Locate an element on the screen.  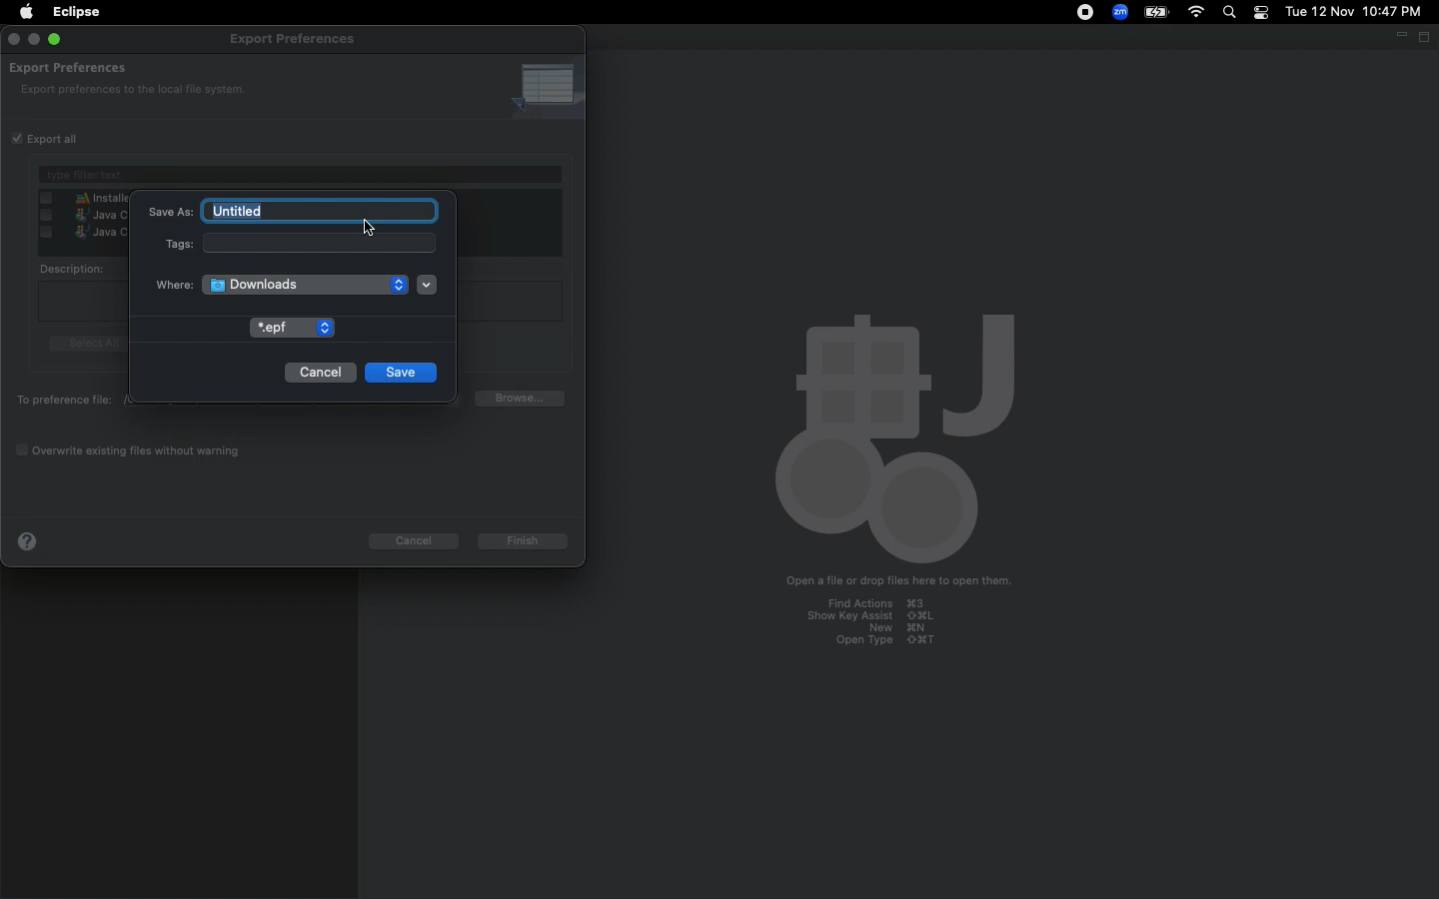
Cursor is located at coordinates (369, 228).